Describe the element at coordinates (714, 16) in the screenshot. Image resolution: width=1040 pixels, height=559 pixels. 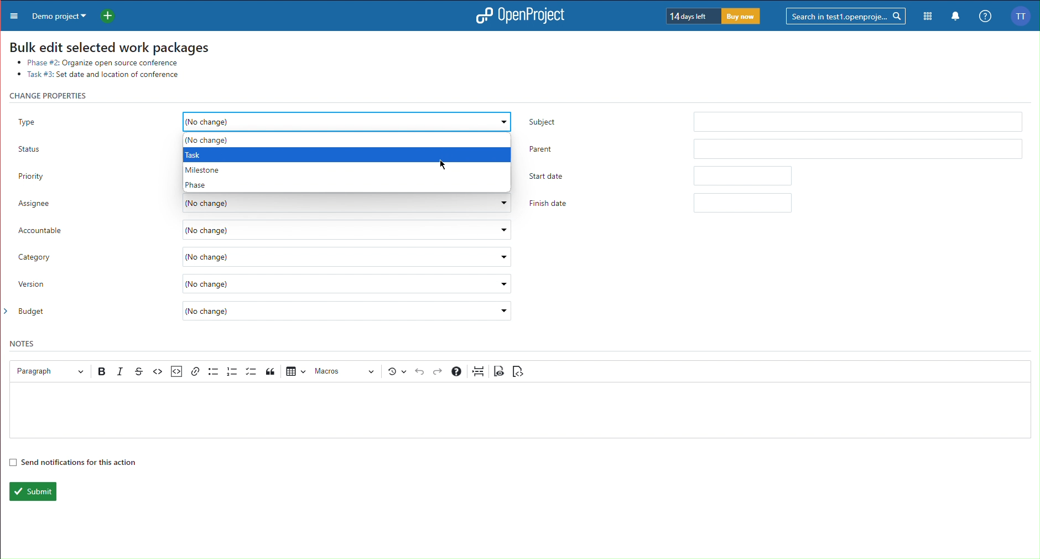
I see `Trial timer` at that location.